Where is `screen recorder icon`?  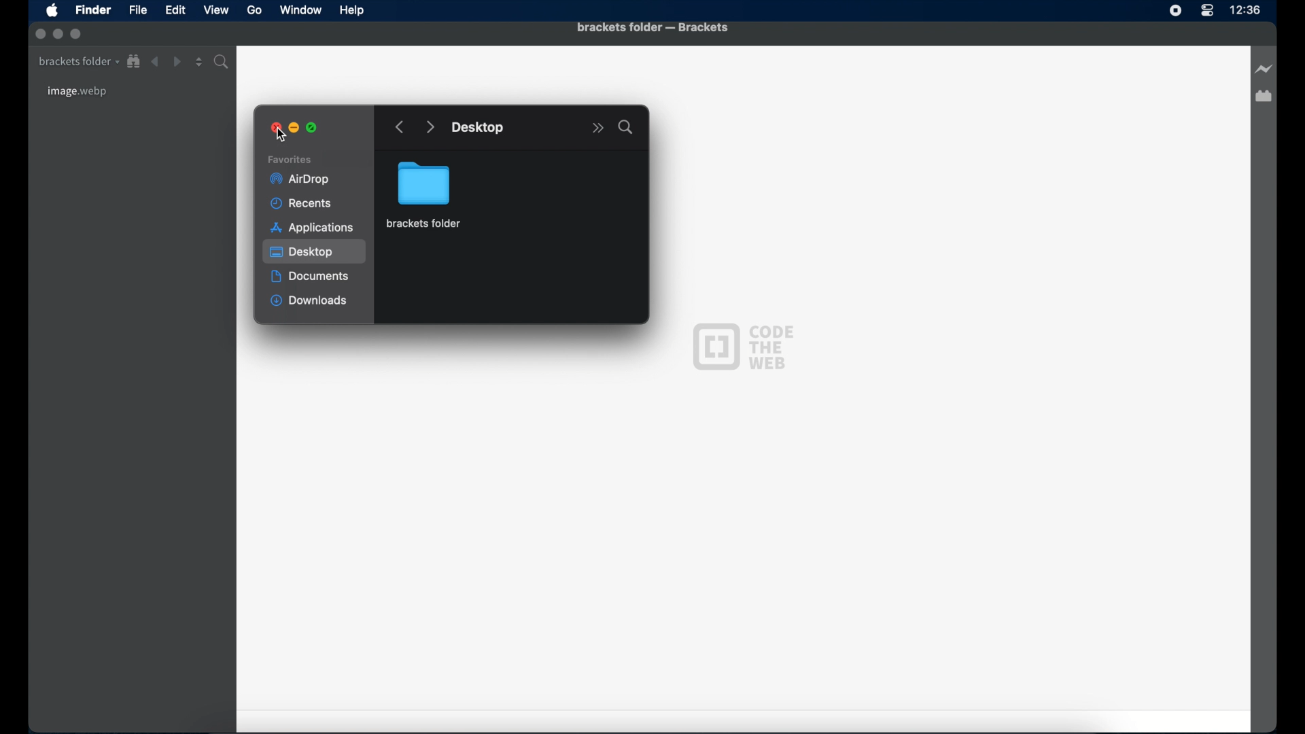
screen recorder icon is located at coordinates (1176, 12).